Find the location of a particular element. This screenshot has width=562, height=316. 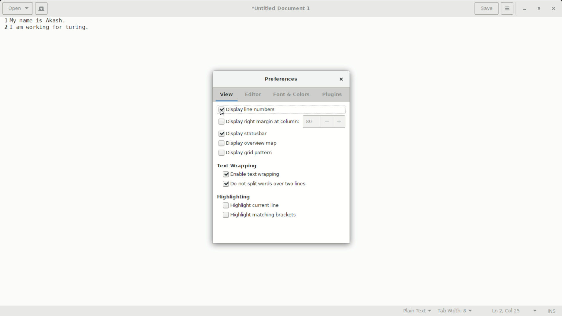

checkbox is located at coordinates (226, 205).